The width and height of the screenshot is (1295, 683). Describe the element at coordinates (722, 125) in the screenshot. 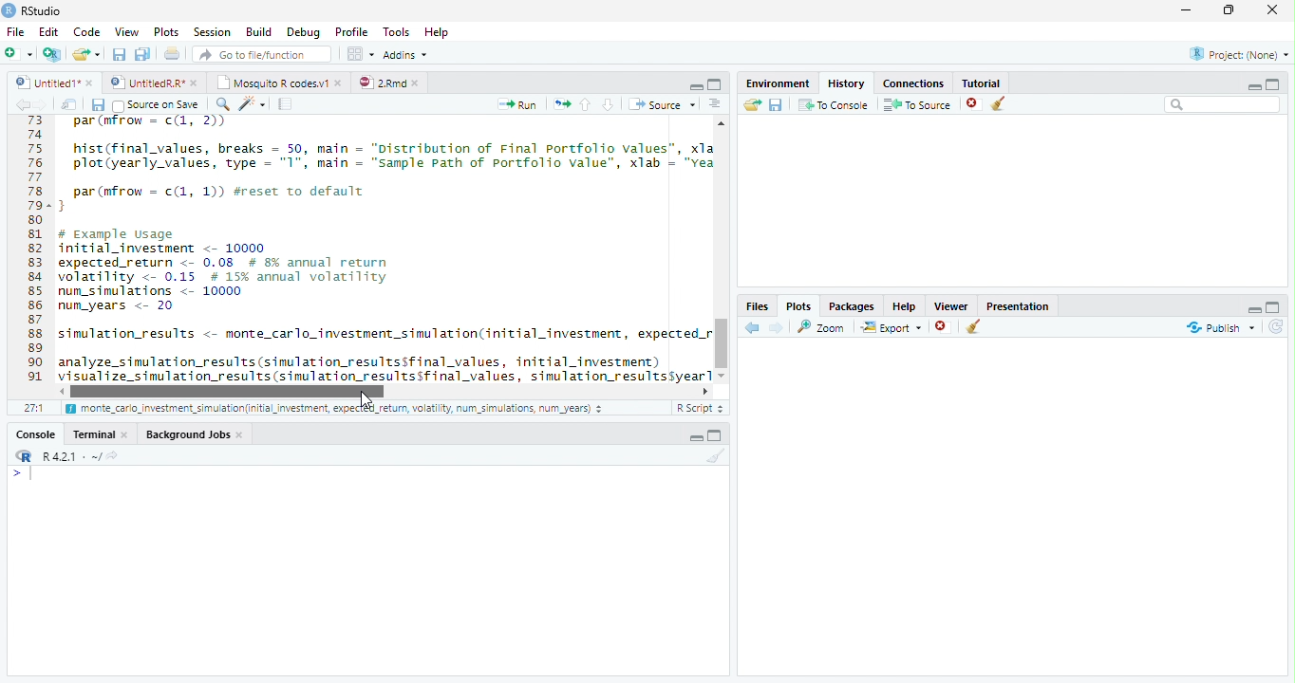

I see `Scroll Up` at that location.